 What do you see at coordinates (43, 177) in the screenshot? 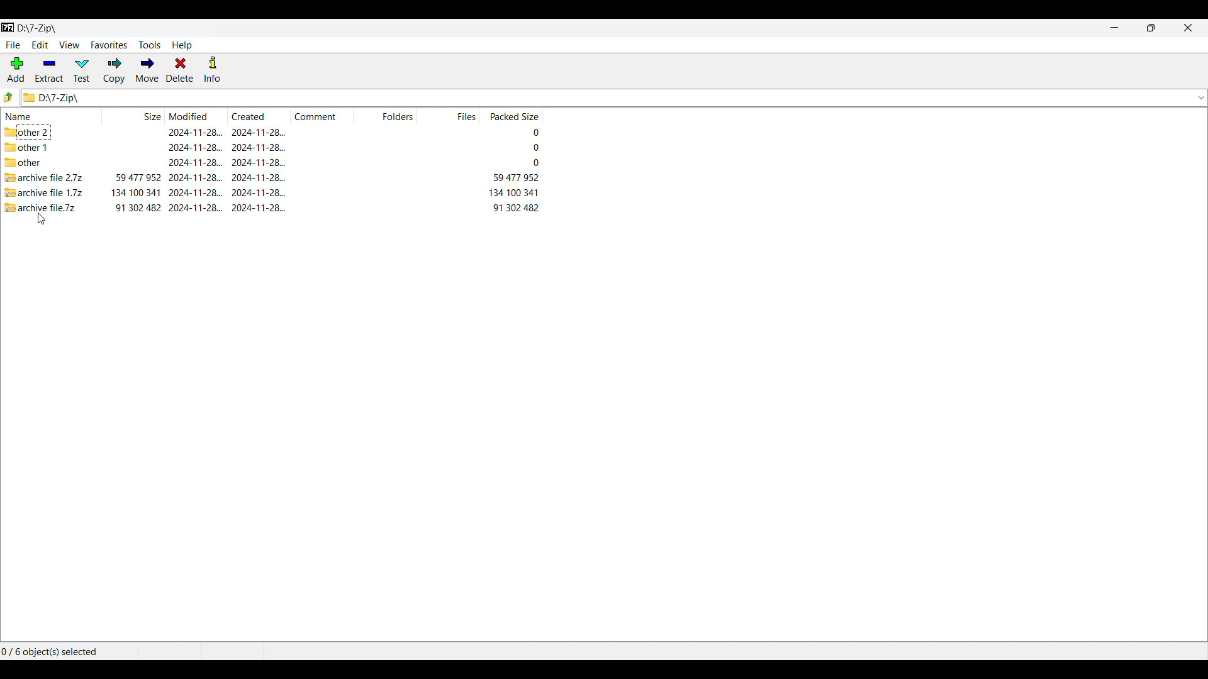
I see `zip folder` at bounding box center [43, 177].